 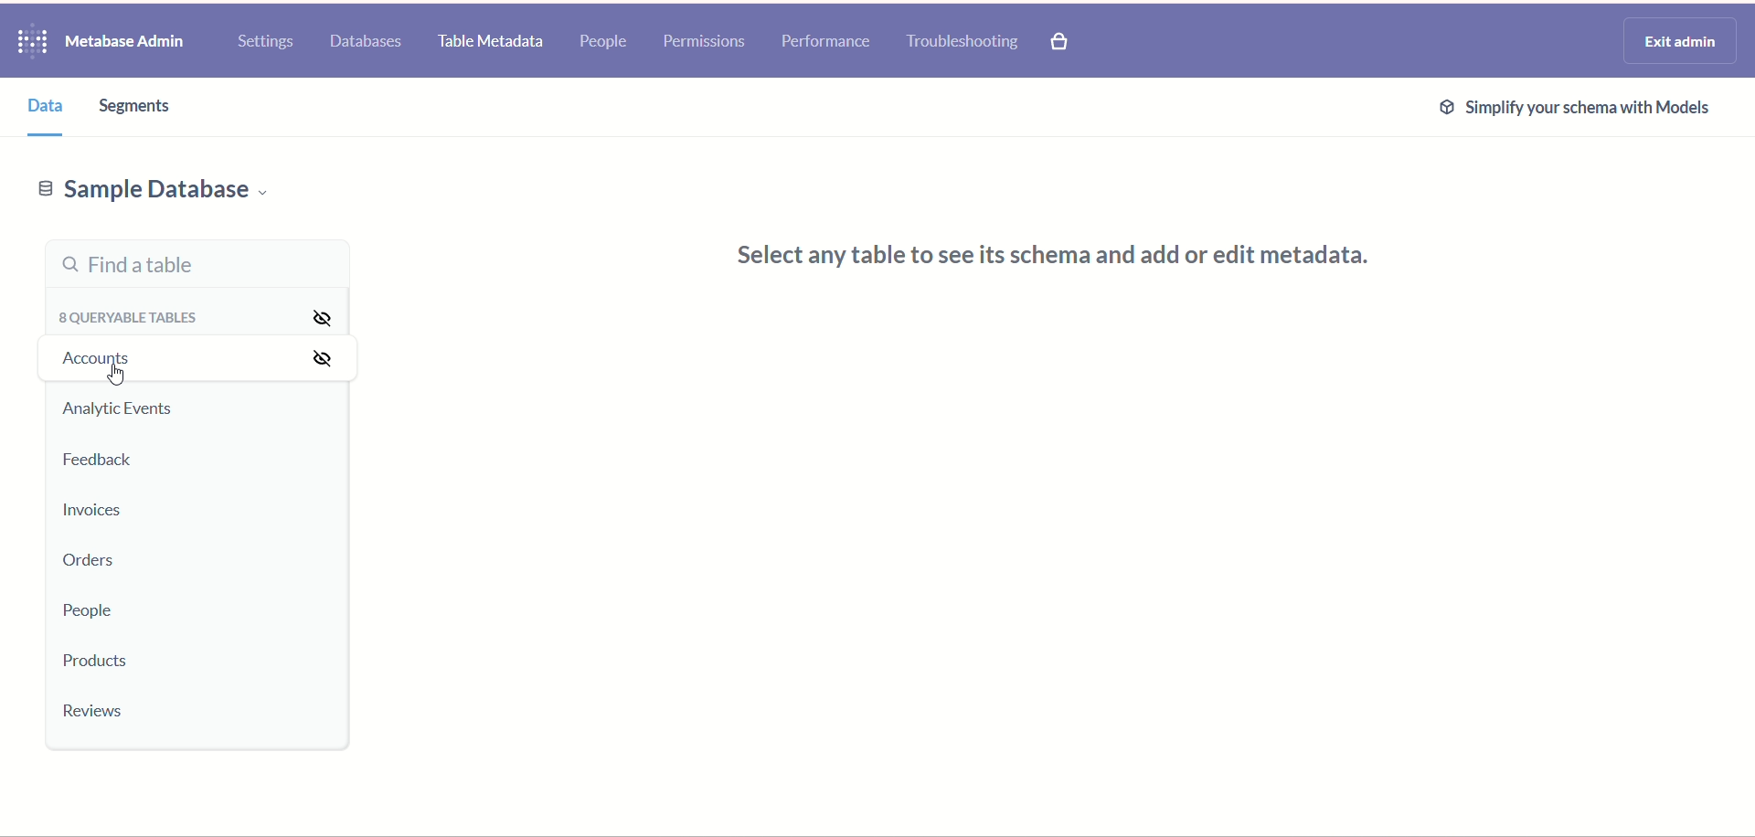 What do you see at coordinates (966, 42) in the screenshot?
I see `troubleshooting` at bounding box center [966, 42].